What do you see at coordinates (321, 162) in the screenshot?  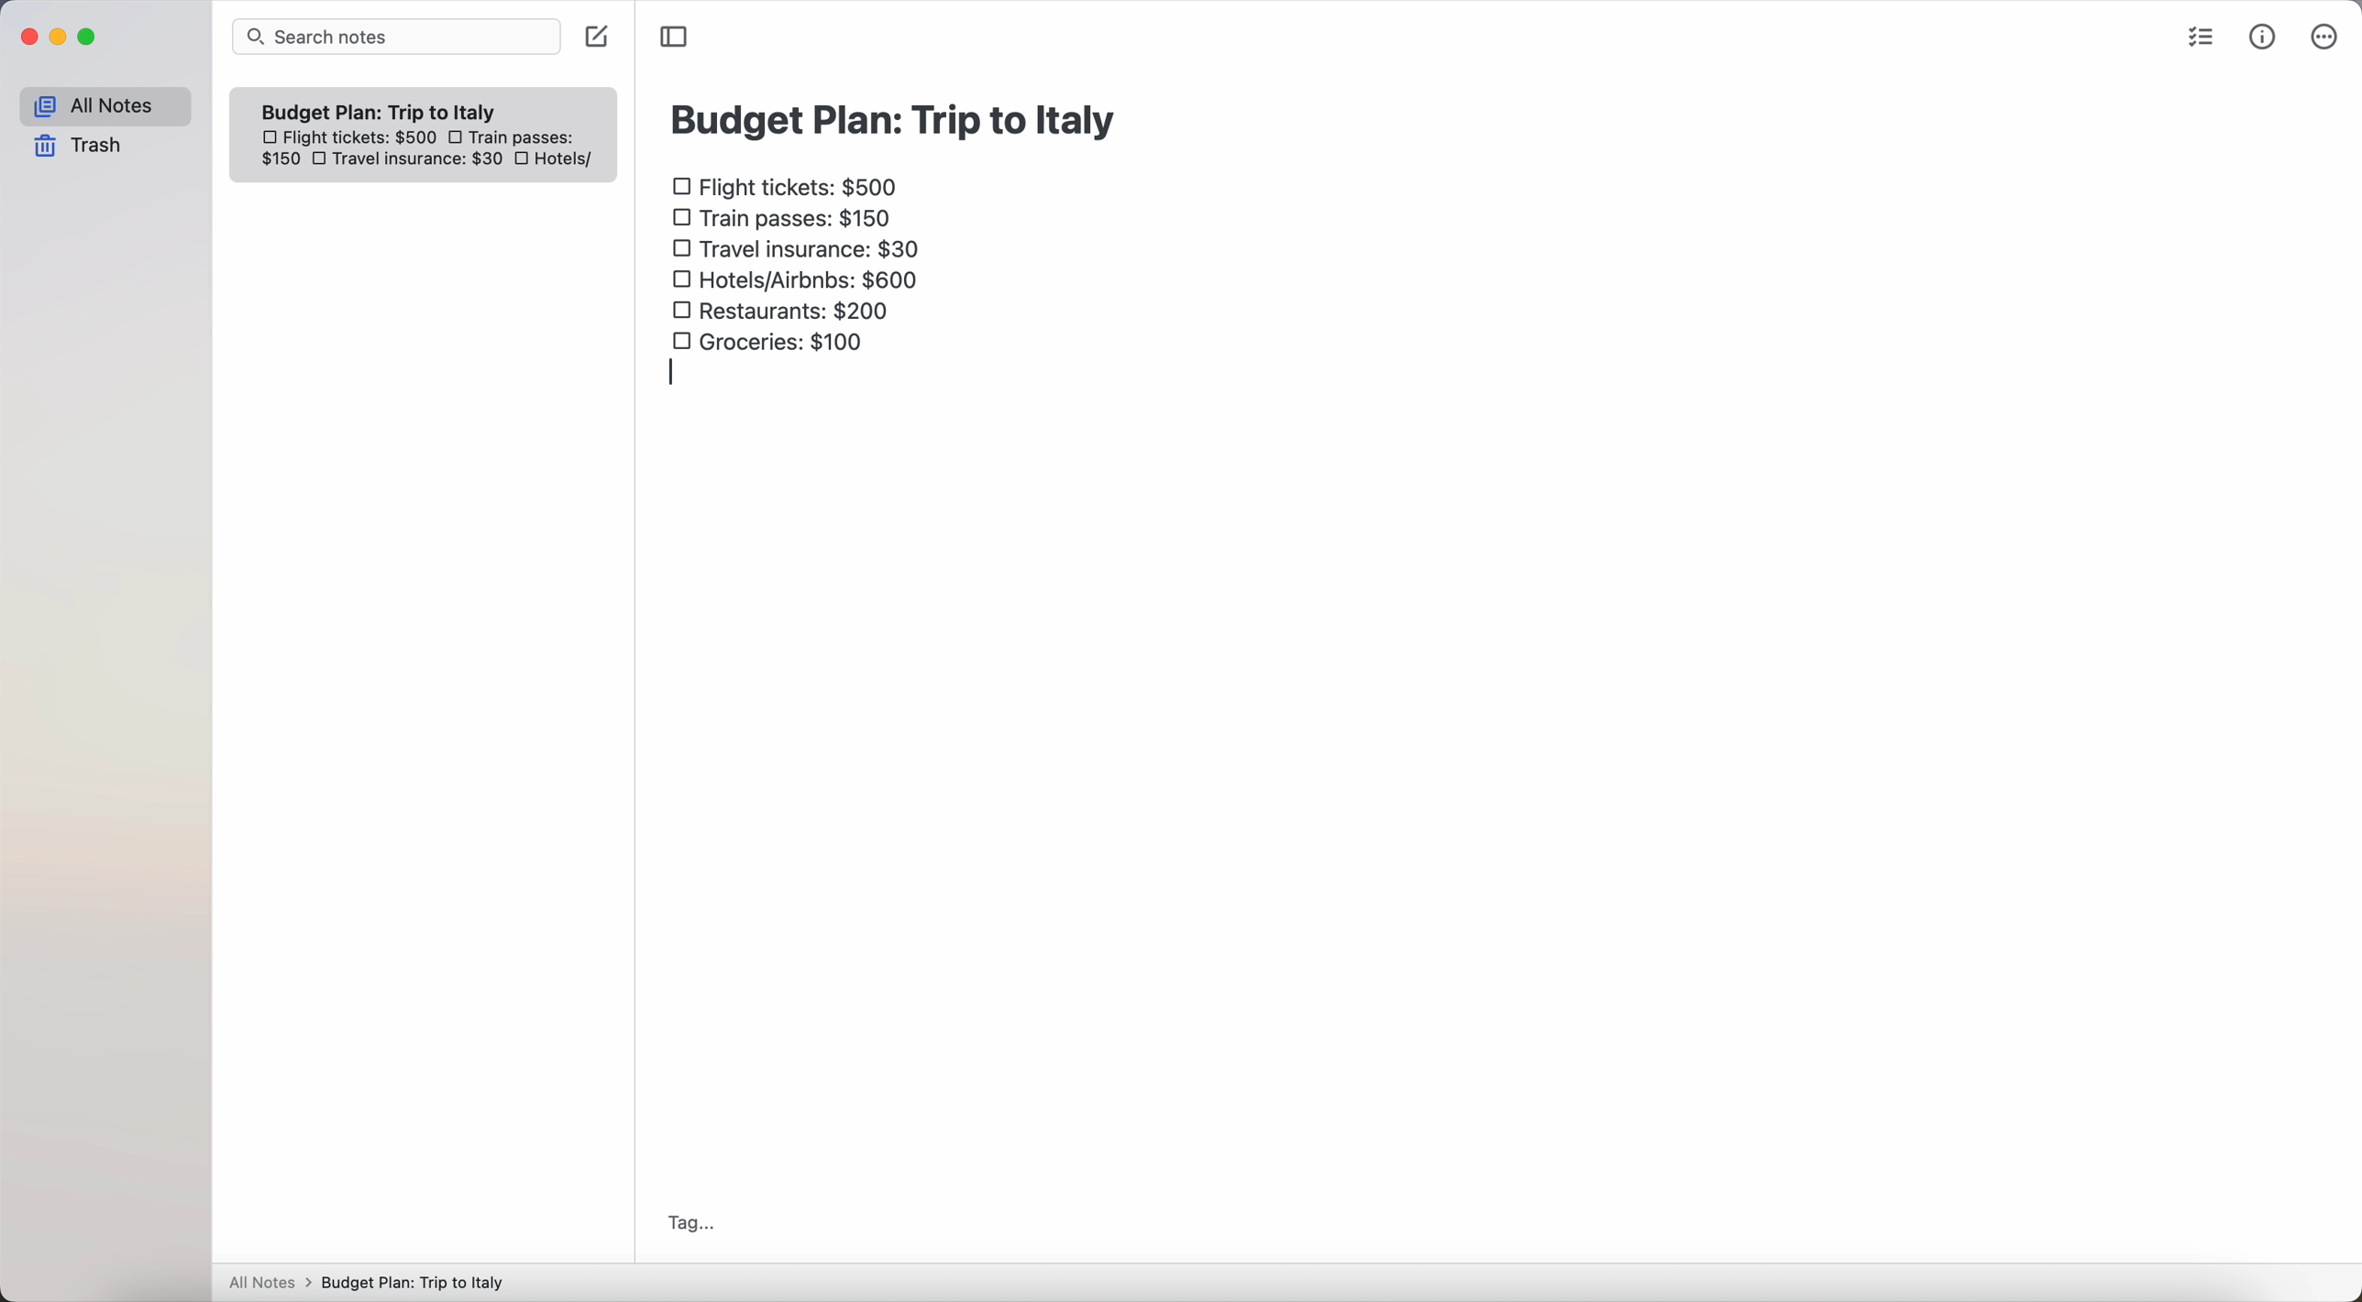 I see `checkbox` at bounding box center [321, 162].